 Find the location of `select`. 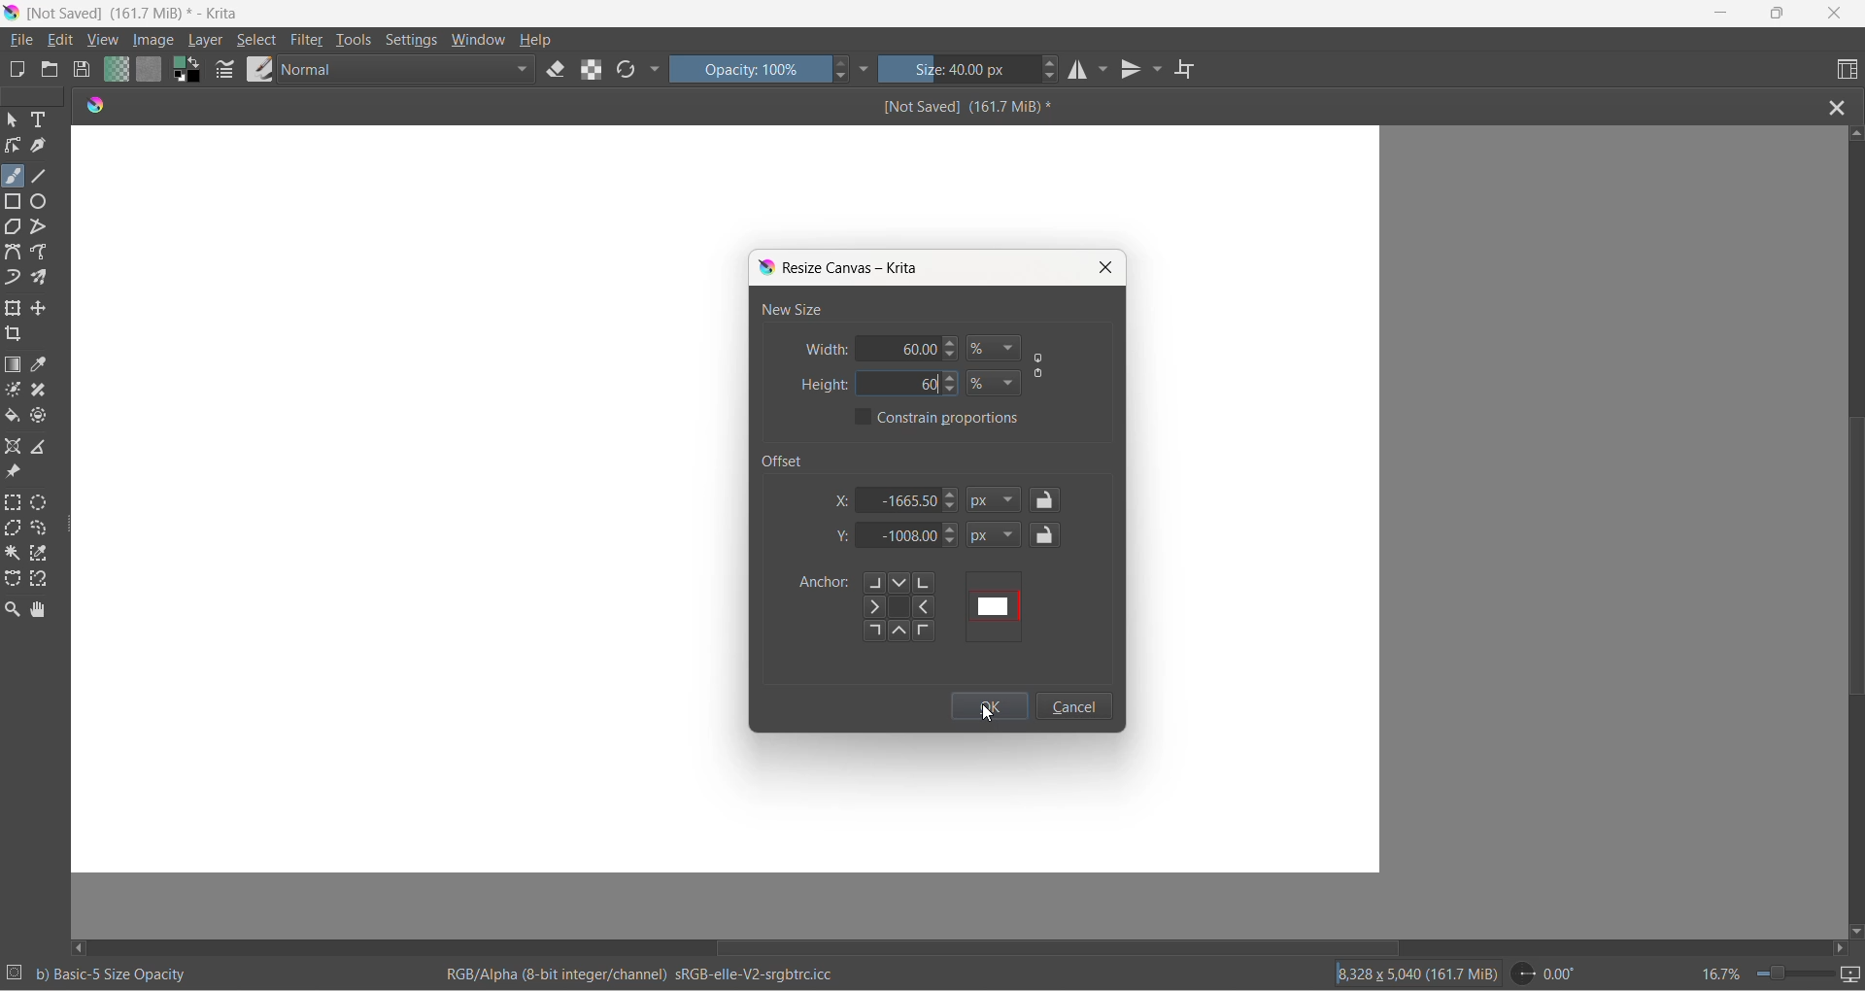

select is located at coordinates (257, 43).